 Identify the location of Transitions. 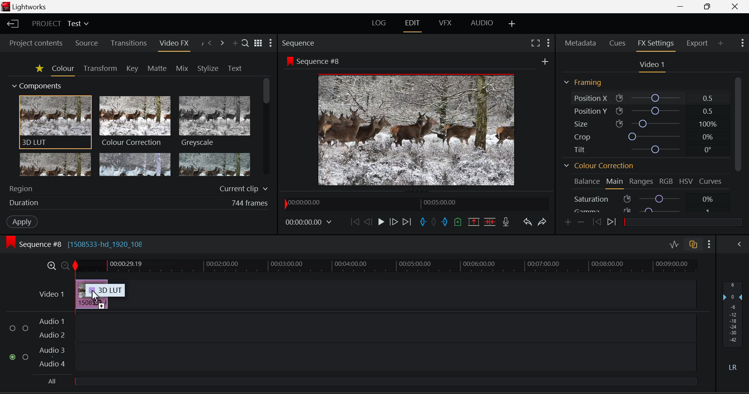
(130, 43).